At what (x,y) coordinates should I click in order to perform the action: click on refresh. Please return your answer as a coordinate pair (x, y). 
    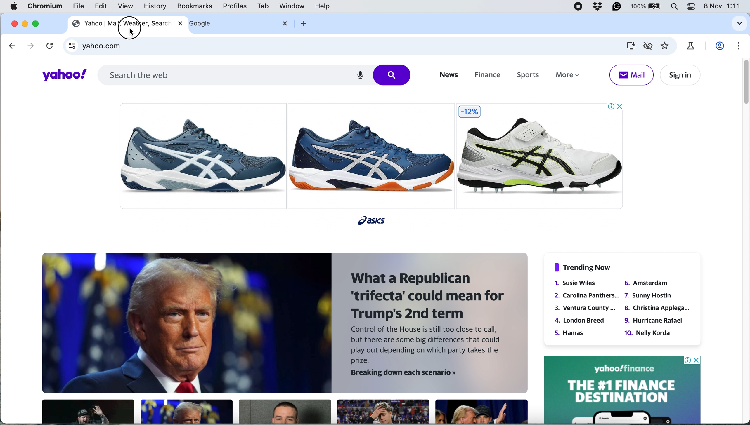
    Looking at the image, I should click on (49, 47).